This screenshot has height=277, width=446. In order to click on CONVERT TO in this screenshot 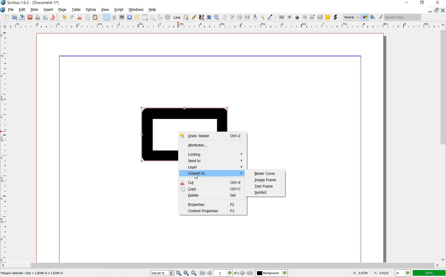, I will do `click(215, 174)`.